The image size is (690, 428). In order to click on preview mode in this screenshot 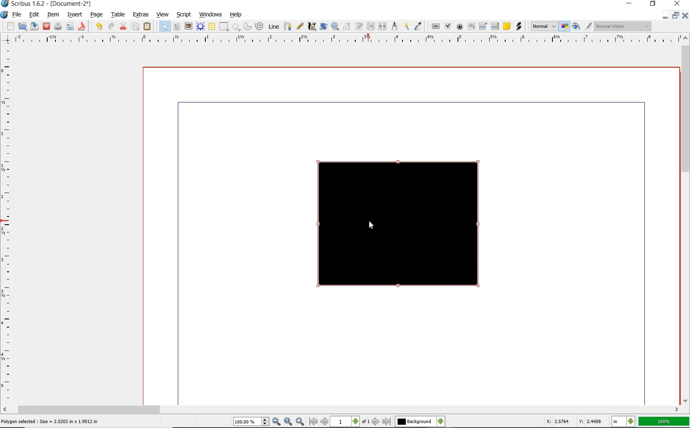, I will do `click(577, 27)`.